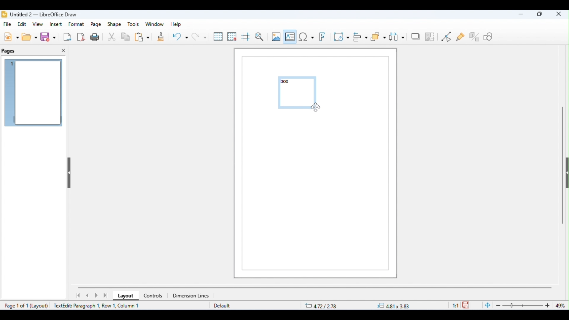 The image size is (569, 320). What do you see at coordinates (124, 296) in the screenshot?
I see `layout` at bounding box center [124, 296].